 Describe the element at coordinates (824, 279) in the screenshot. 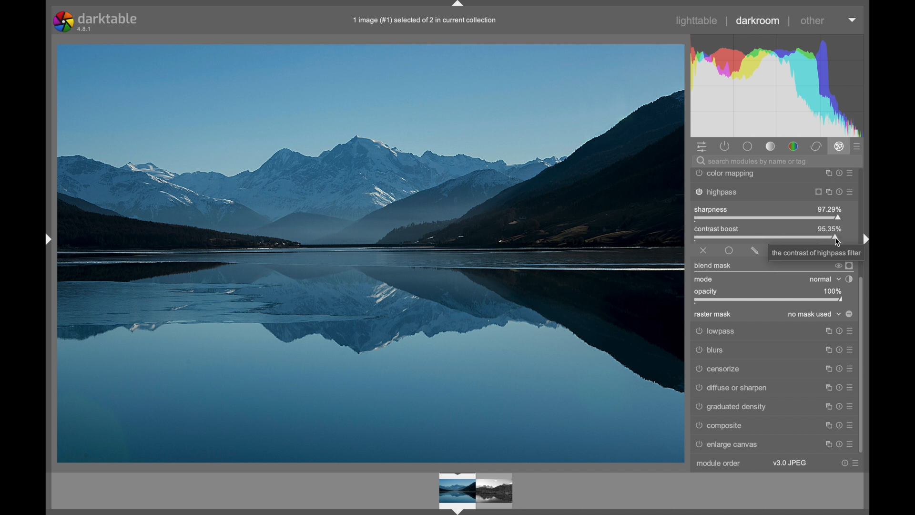

I see `normal dropdown` at that location.